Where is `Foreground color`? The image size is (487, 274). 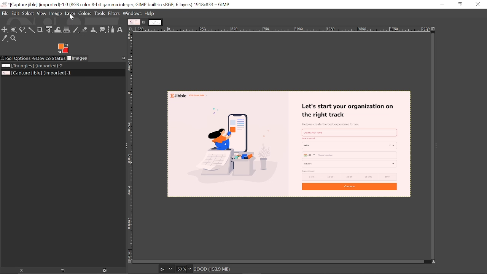
Foreground color is located at coordinates (63, 48).